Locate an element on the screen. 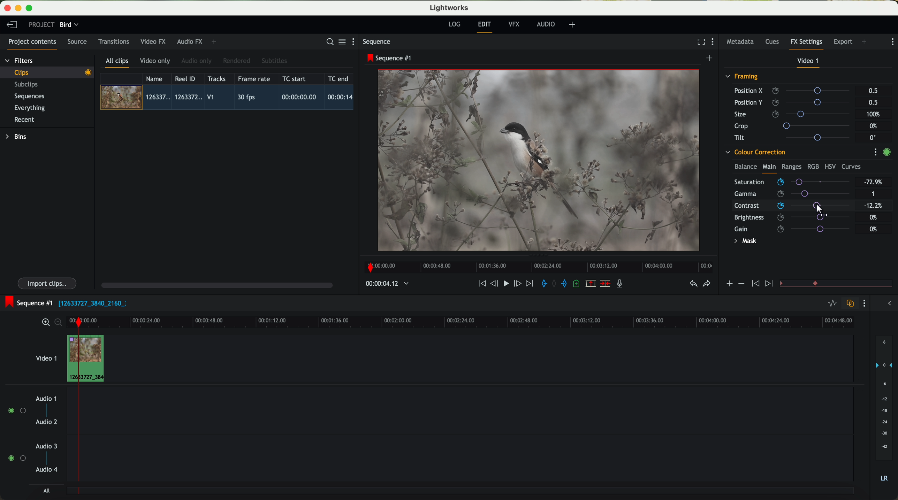  1 is located at coordinates (874, 194).